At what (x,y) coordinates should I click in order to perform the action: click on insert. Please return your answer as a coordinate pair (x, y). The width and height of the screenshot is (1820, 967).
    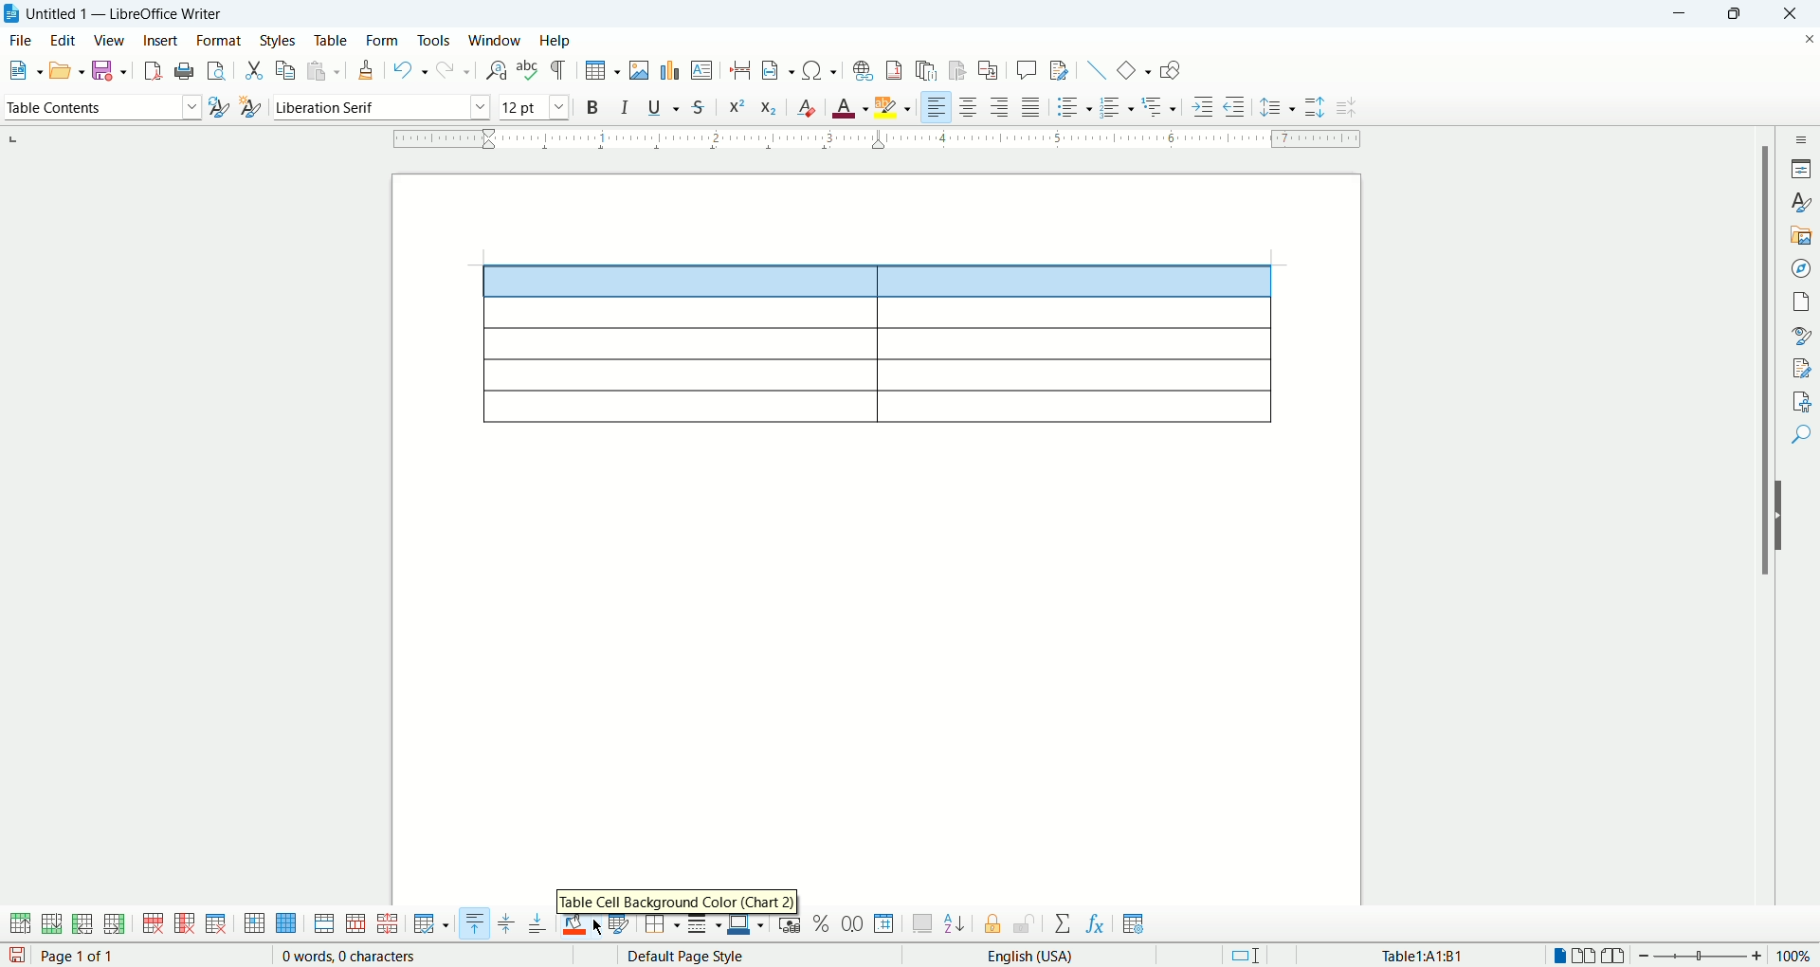
    Looking at the image, I should click on (162, 40).